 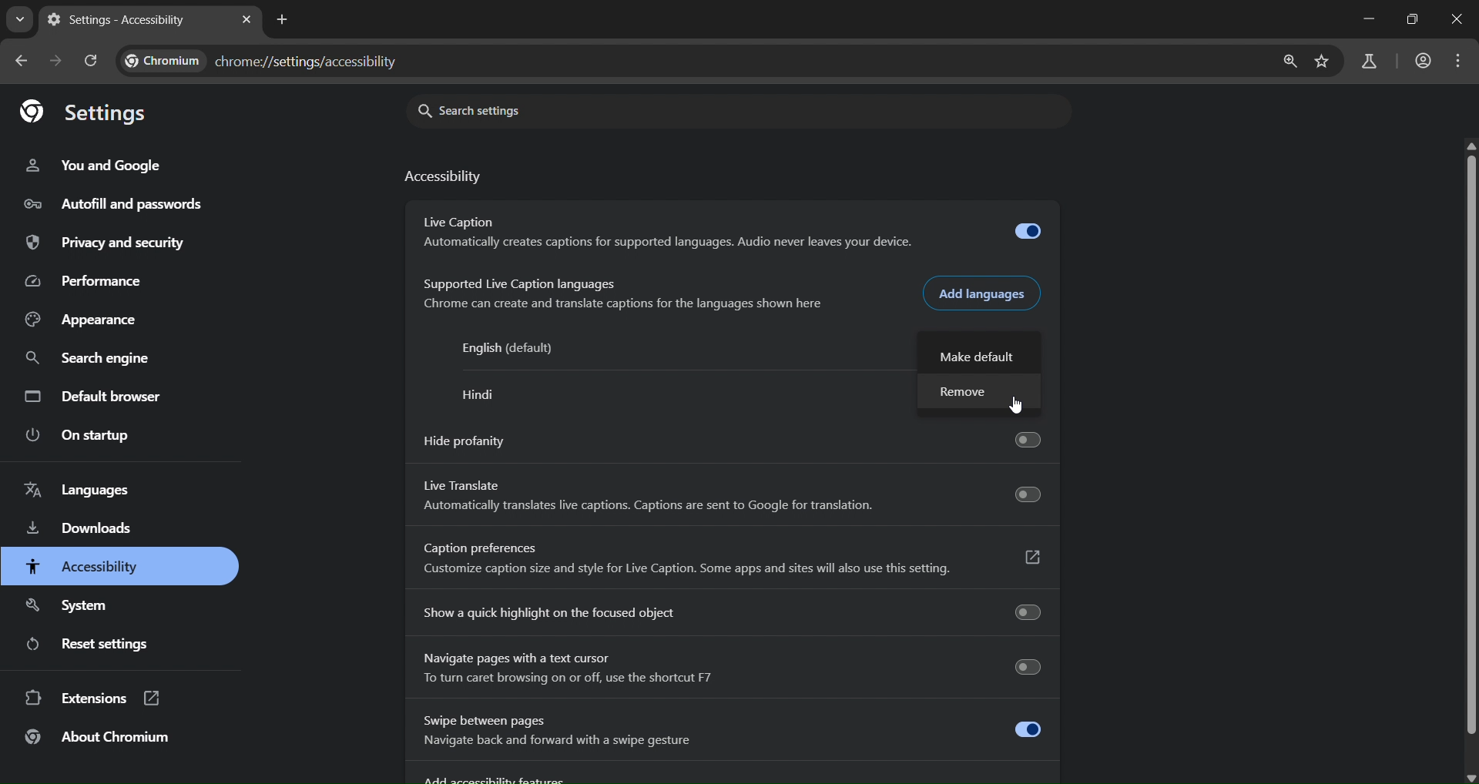 I want to click on close tab, so click(x=245, y=20).